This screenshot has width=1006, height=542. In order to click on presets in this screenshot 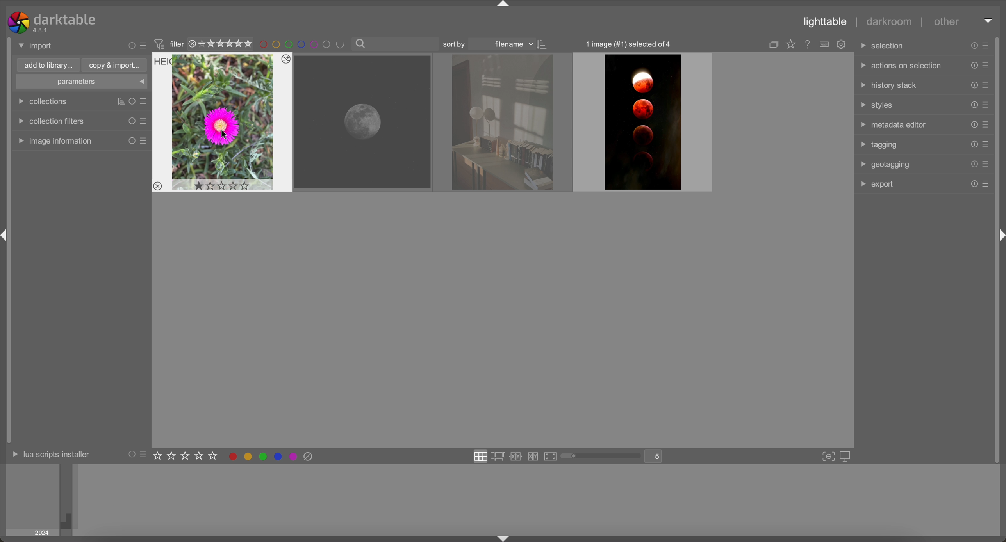, I will do `click(985, 144)`.